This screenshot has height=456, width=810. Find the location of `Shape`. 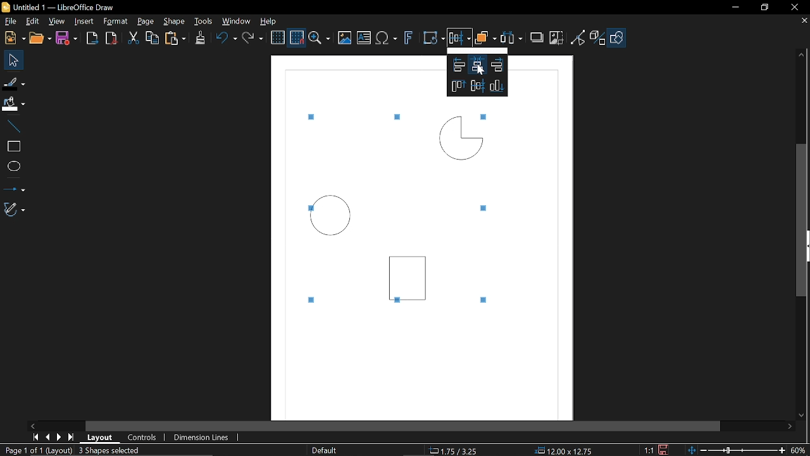

Shape is located at coordinates (174, 22).